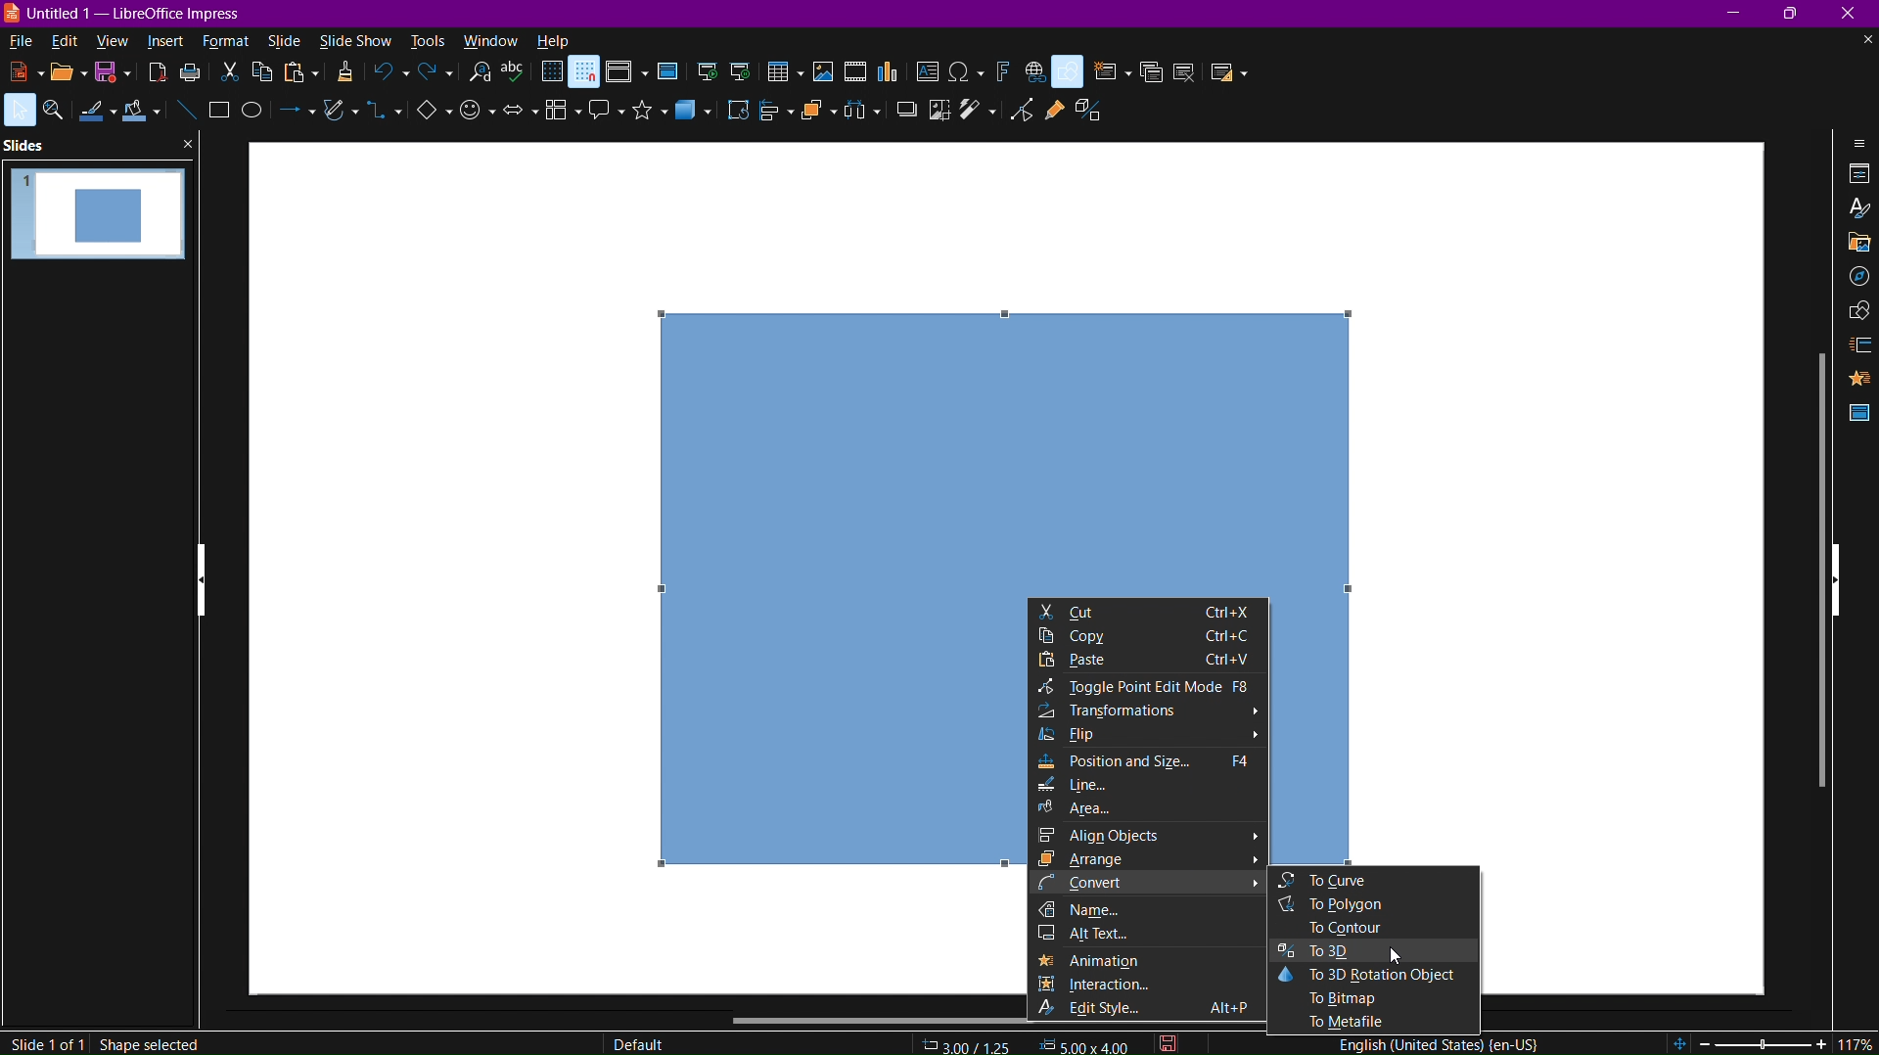 This screenshot has height=1055, width=1879. I want to click on Start from First Slide, so click(708, 72).